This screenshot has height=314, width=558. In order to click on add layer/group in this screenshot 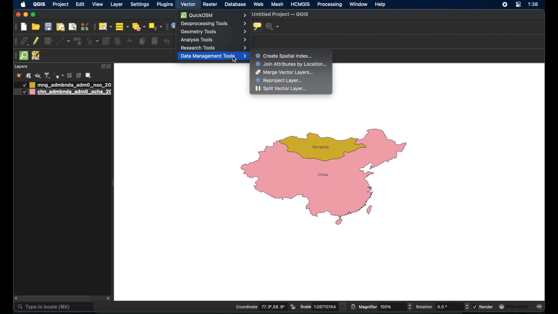, I will do `click(88, 76)`.